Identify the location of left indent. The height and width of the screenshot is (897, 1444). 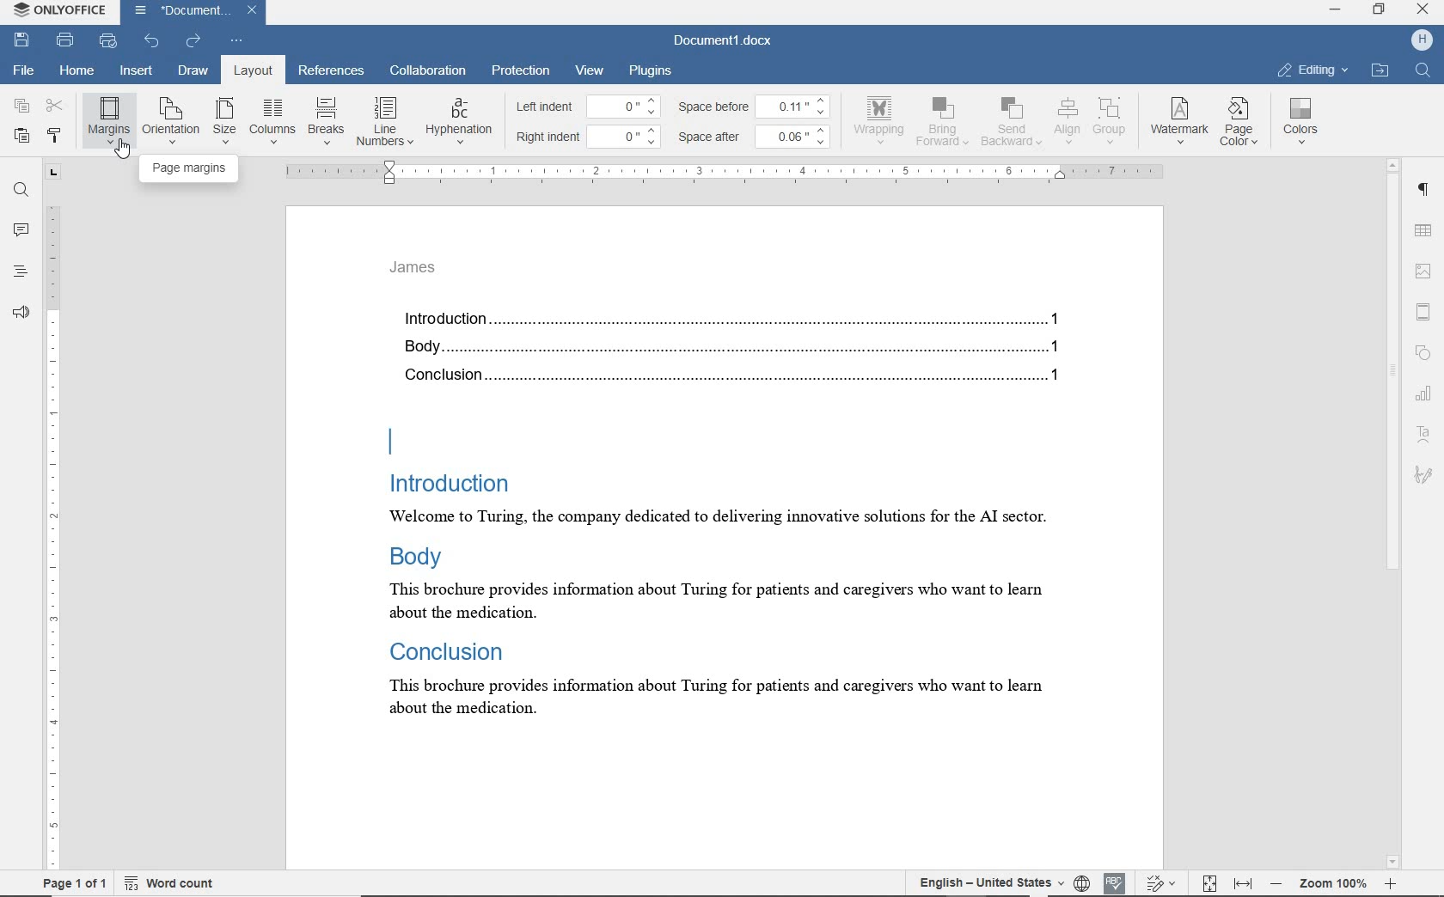
(543, 108).